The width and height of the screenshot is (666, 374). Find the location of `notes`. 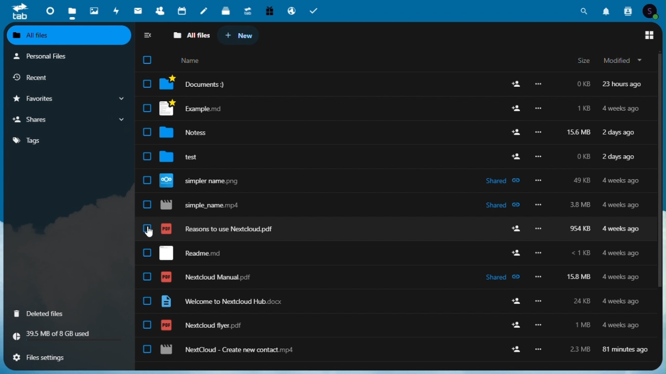

notes is located at coordinates (204, 11).